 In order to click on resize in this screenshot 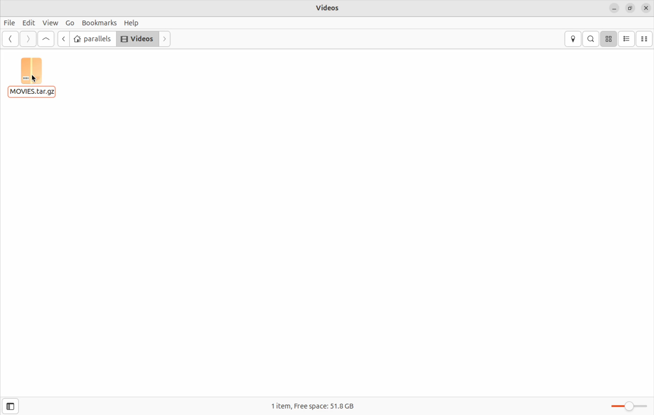, I will do `click(630, 9)`.